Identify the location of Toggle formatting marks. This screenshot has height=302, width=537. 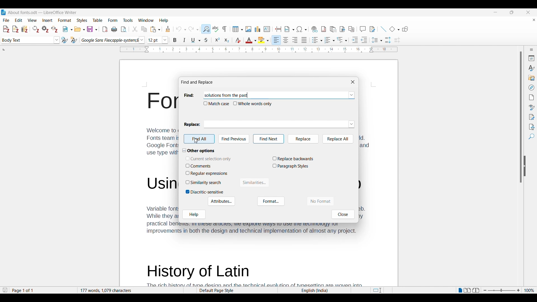
(225, 29).